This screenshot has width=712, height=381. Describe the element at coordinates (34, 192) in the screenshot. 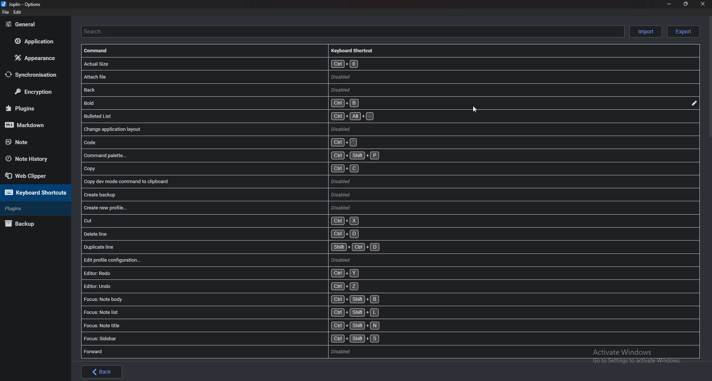

I see `Keyboard shortcuts` at that location.